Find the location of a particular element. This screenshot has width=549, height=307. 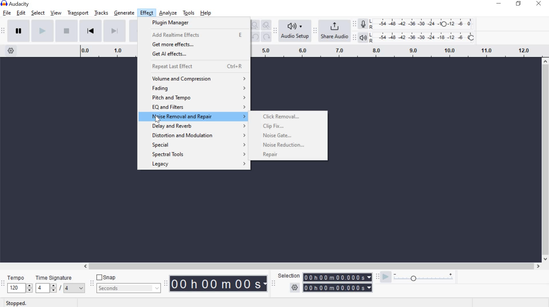

selection is located at coordinates (289, 275).